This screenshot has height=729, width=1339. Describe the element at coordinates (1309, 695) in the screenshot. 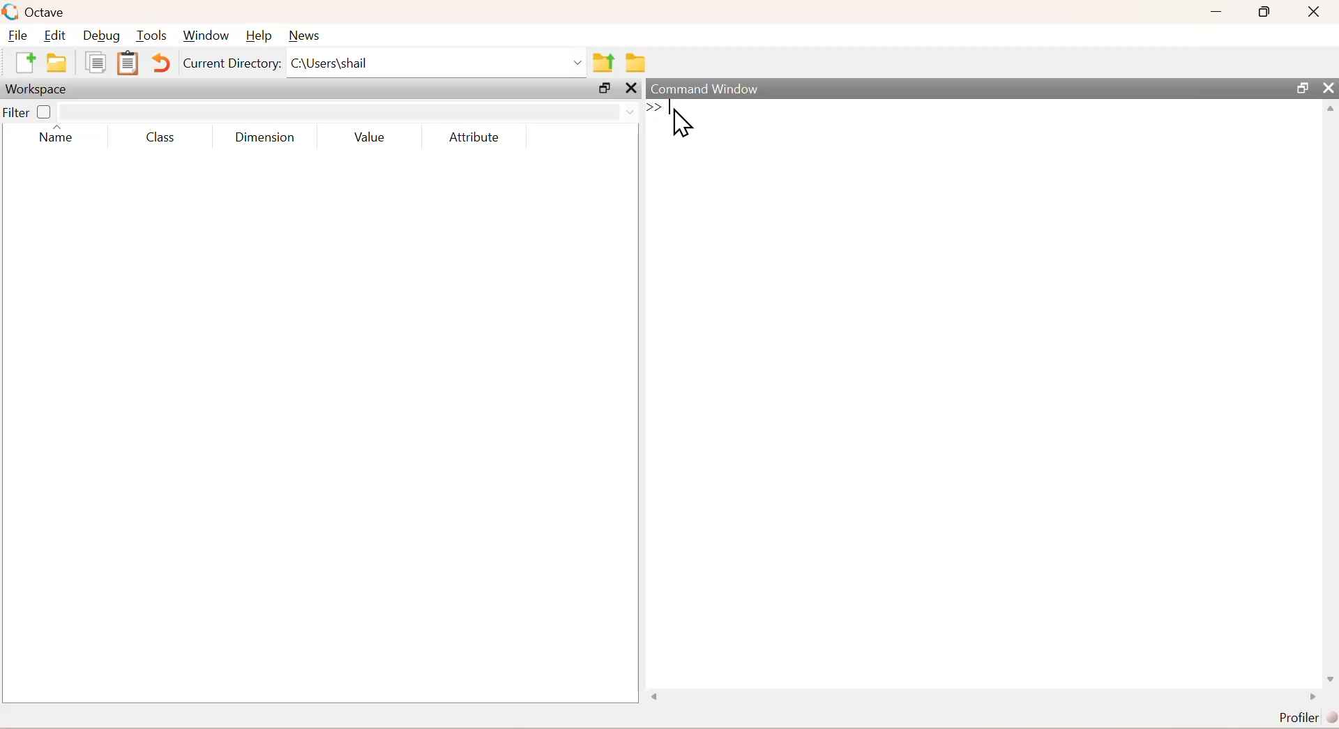

I see `Right` at that location.